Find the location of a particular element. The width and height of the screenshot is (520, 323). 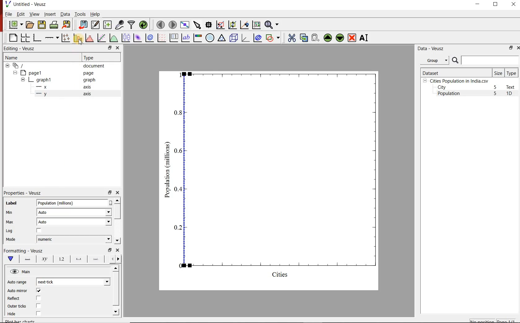

close is located at coordinates (118, 48).